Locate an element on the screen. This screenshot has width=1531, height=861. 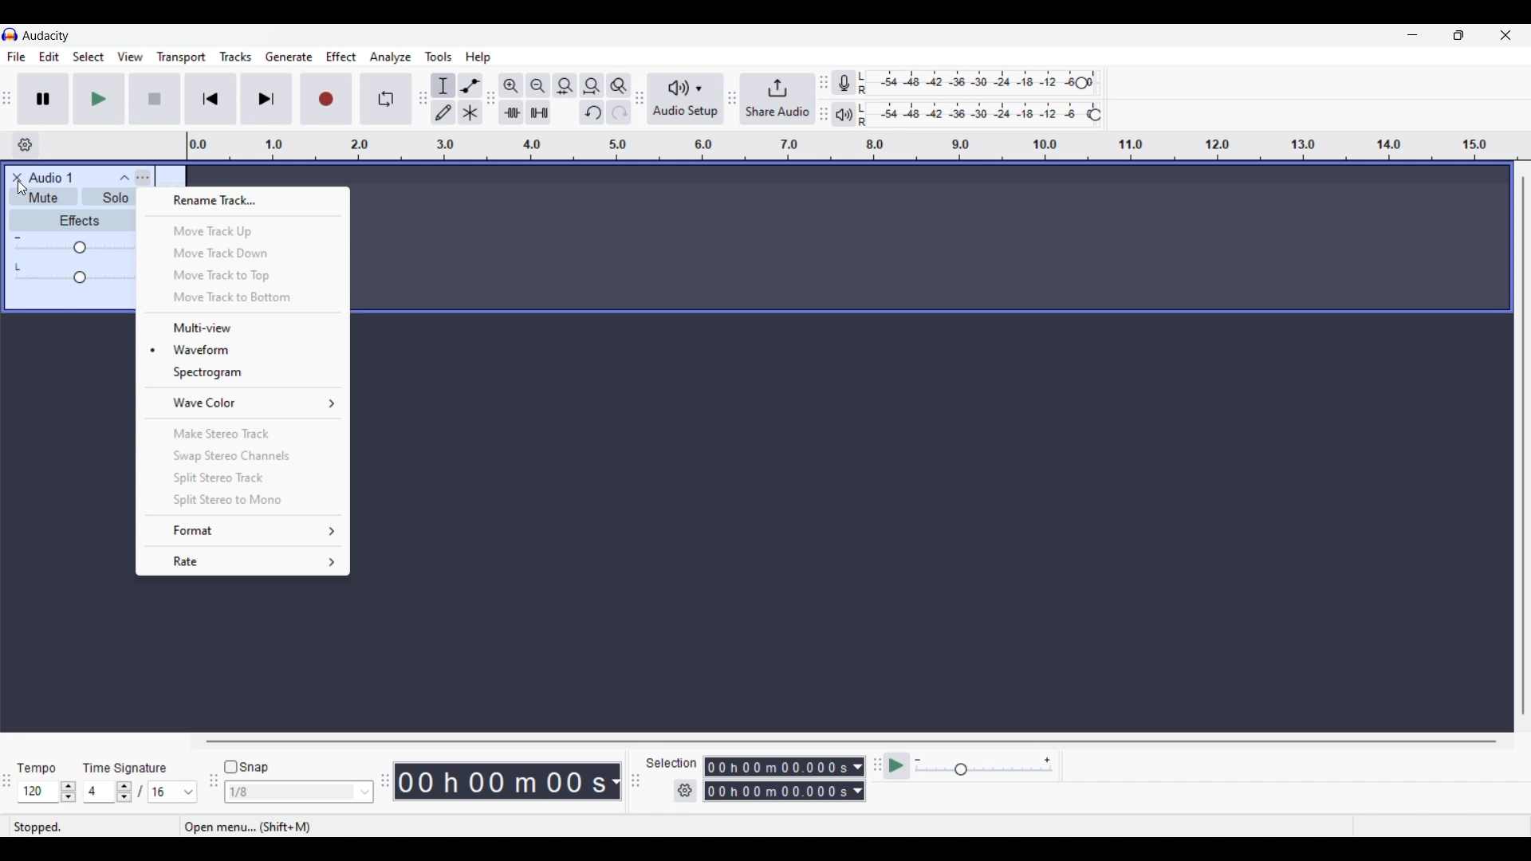
Increase/Decrease time signature is located at coordinates (124, 792).